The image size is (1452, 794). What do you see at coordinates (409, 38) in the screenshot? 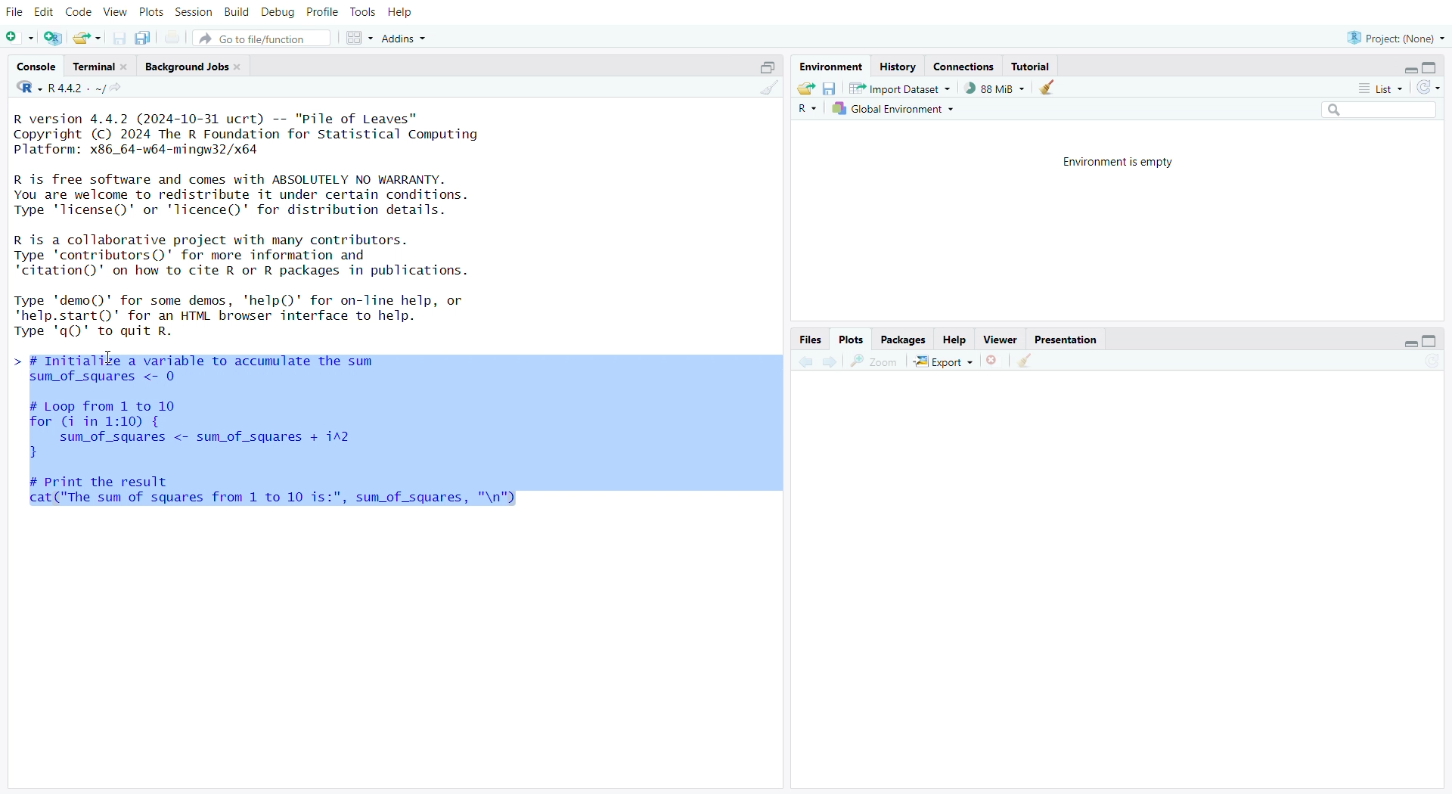
I see `addins` at bounding box center [409, 38].